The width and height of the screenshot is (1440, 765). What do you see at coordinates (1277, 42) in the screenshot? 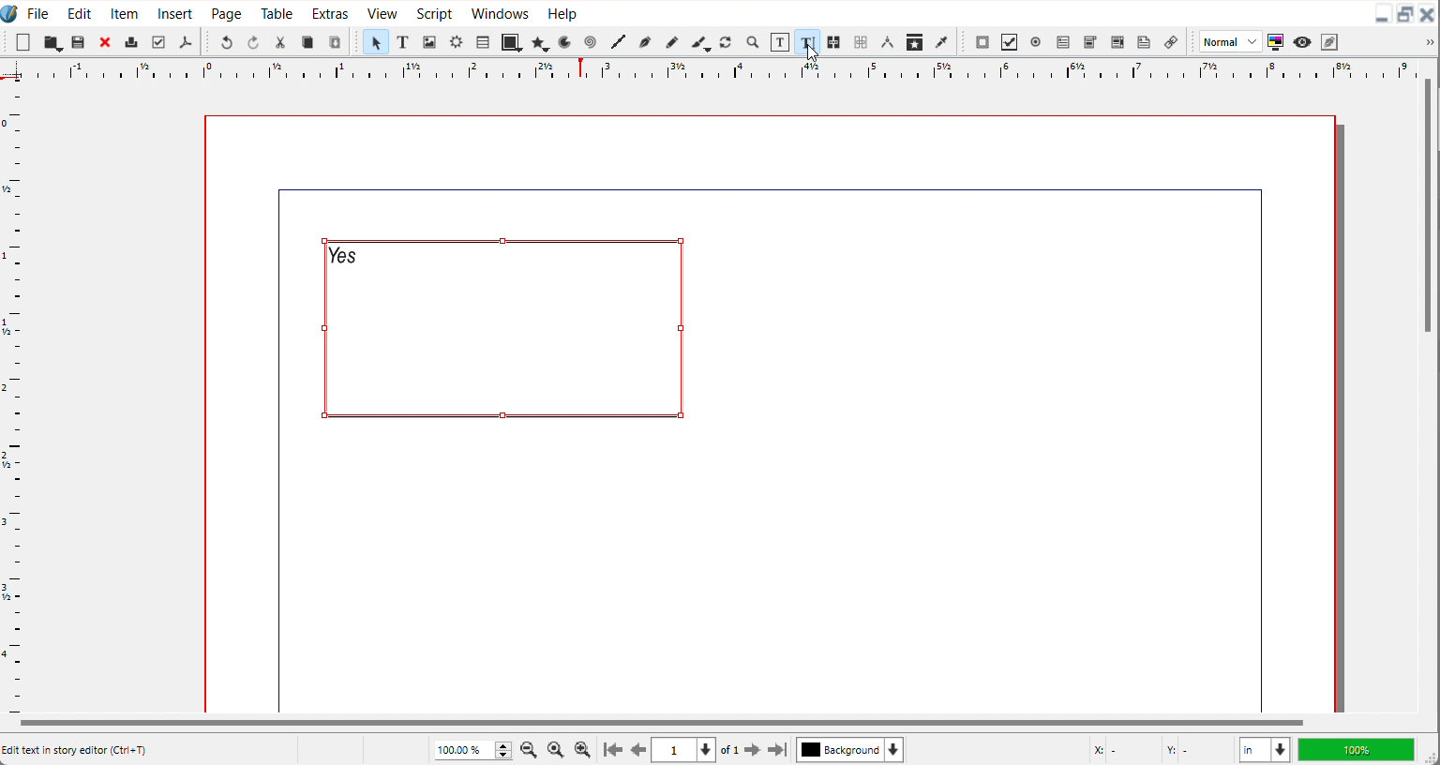
I see `Toggle color` at bounding box center [1277, 42].